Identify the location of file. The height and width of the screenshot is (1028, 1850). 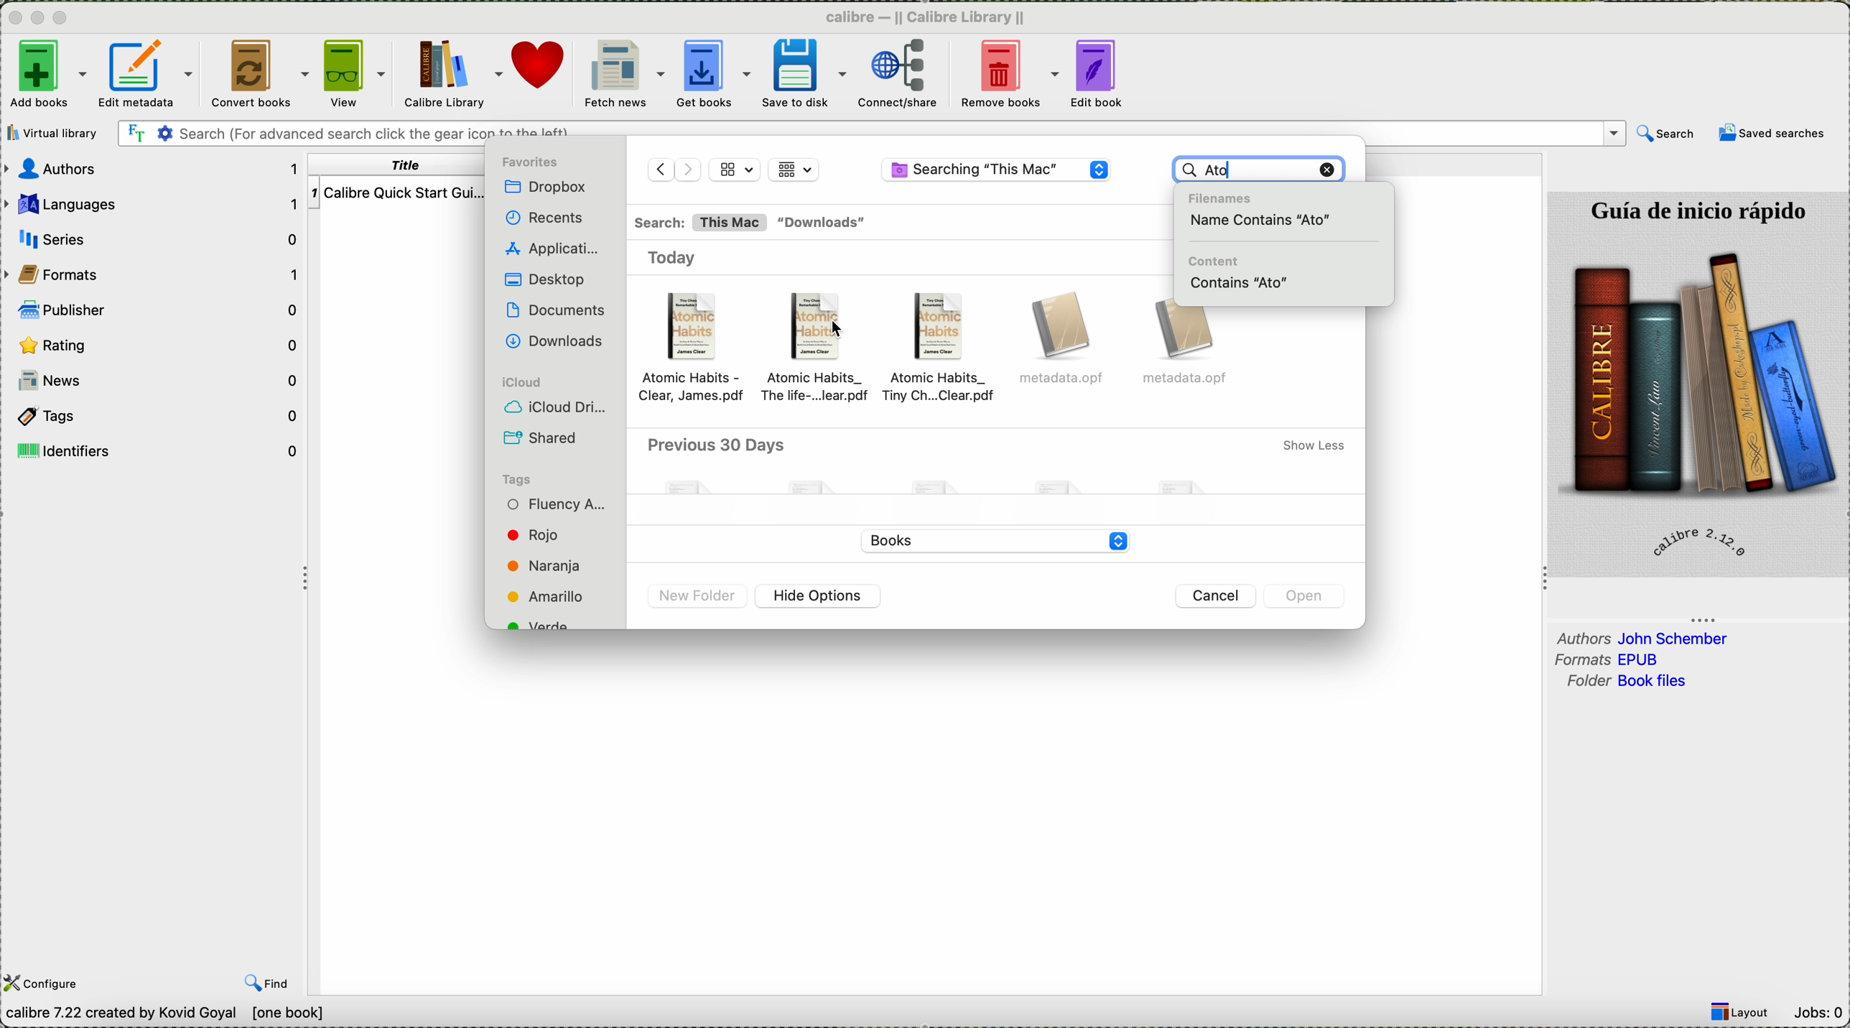
(1066, 342).